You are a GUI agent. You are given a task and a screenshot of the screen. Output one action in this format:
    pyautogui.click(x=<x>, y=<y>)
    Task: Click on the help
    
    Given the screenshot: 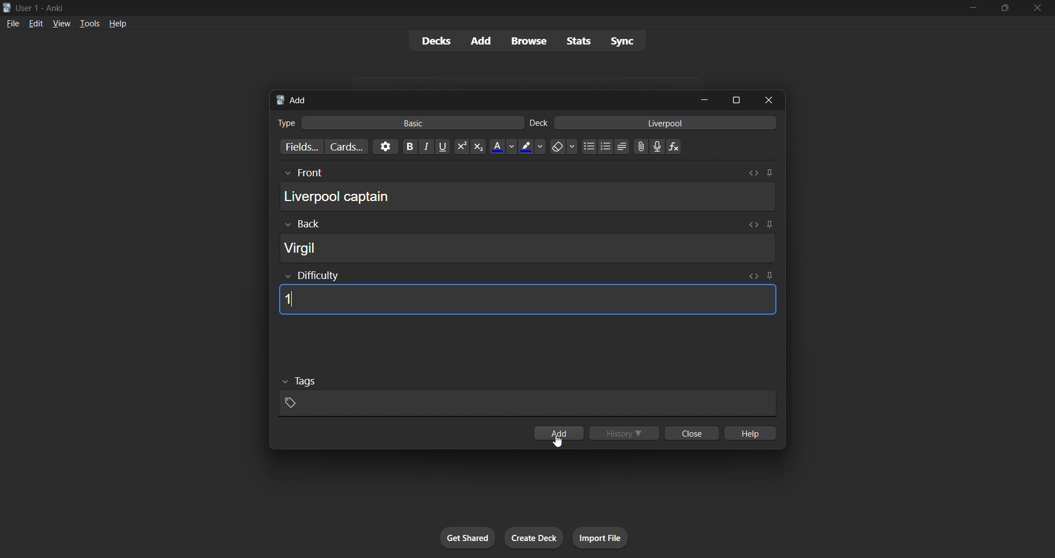 What is the action you would take?
    pyautogui.click(x=118, y=24)
    